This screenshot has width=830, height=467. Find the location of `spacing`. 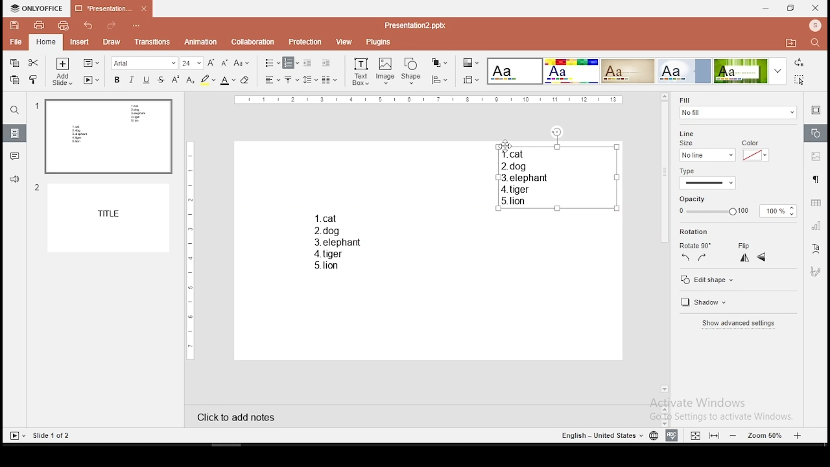

spacing is located at coordinates (311, 79).